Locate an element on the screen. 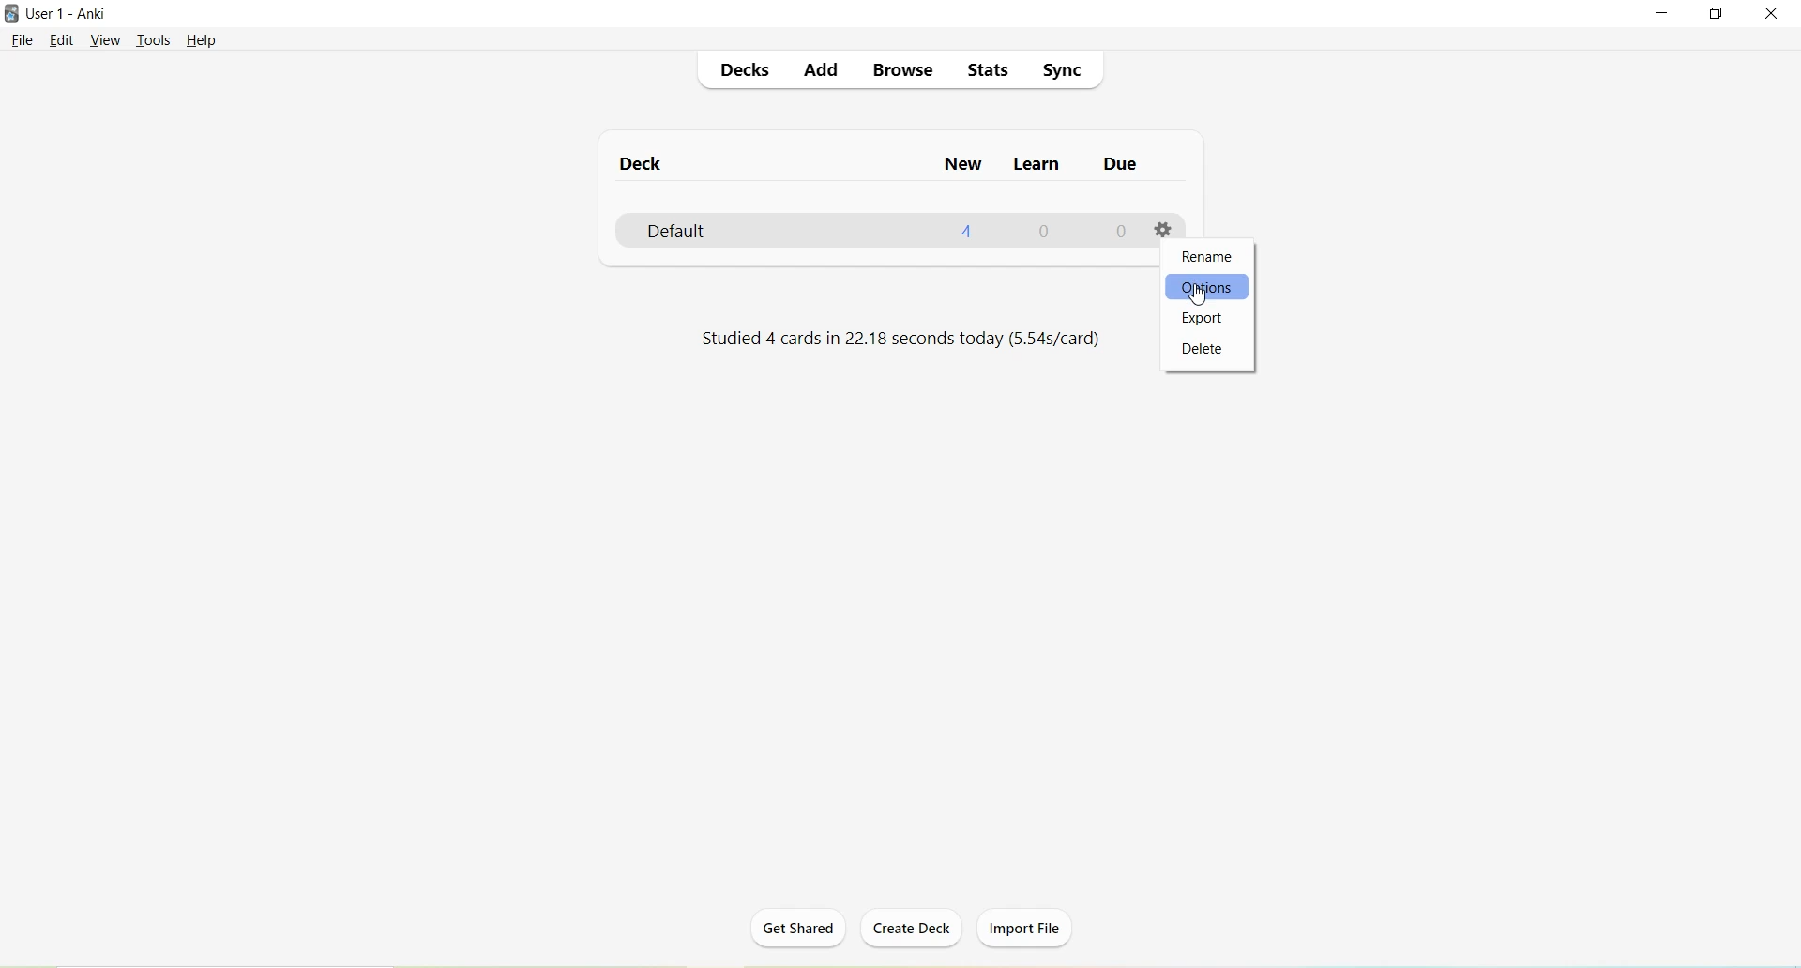 This screenshot has width=1801, height=968. Studied 4 cards in 22.18 seconds today (5.54s/card) is located at coordinates (906, 339).